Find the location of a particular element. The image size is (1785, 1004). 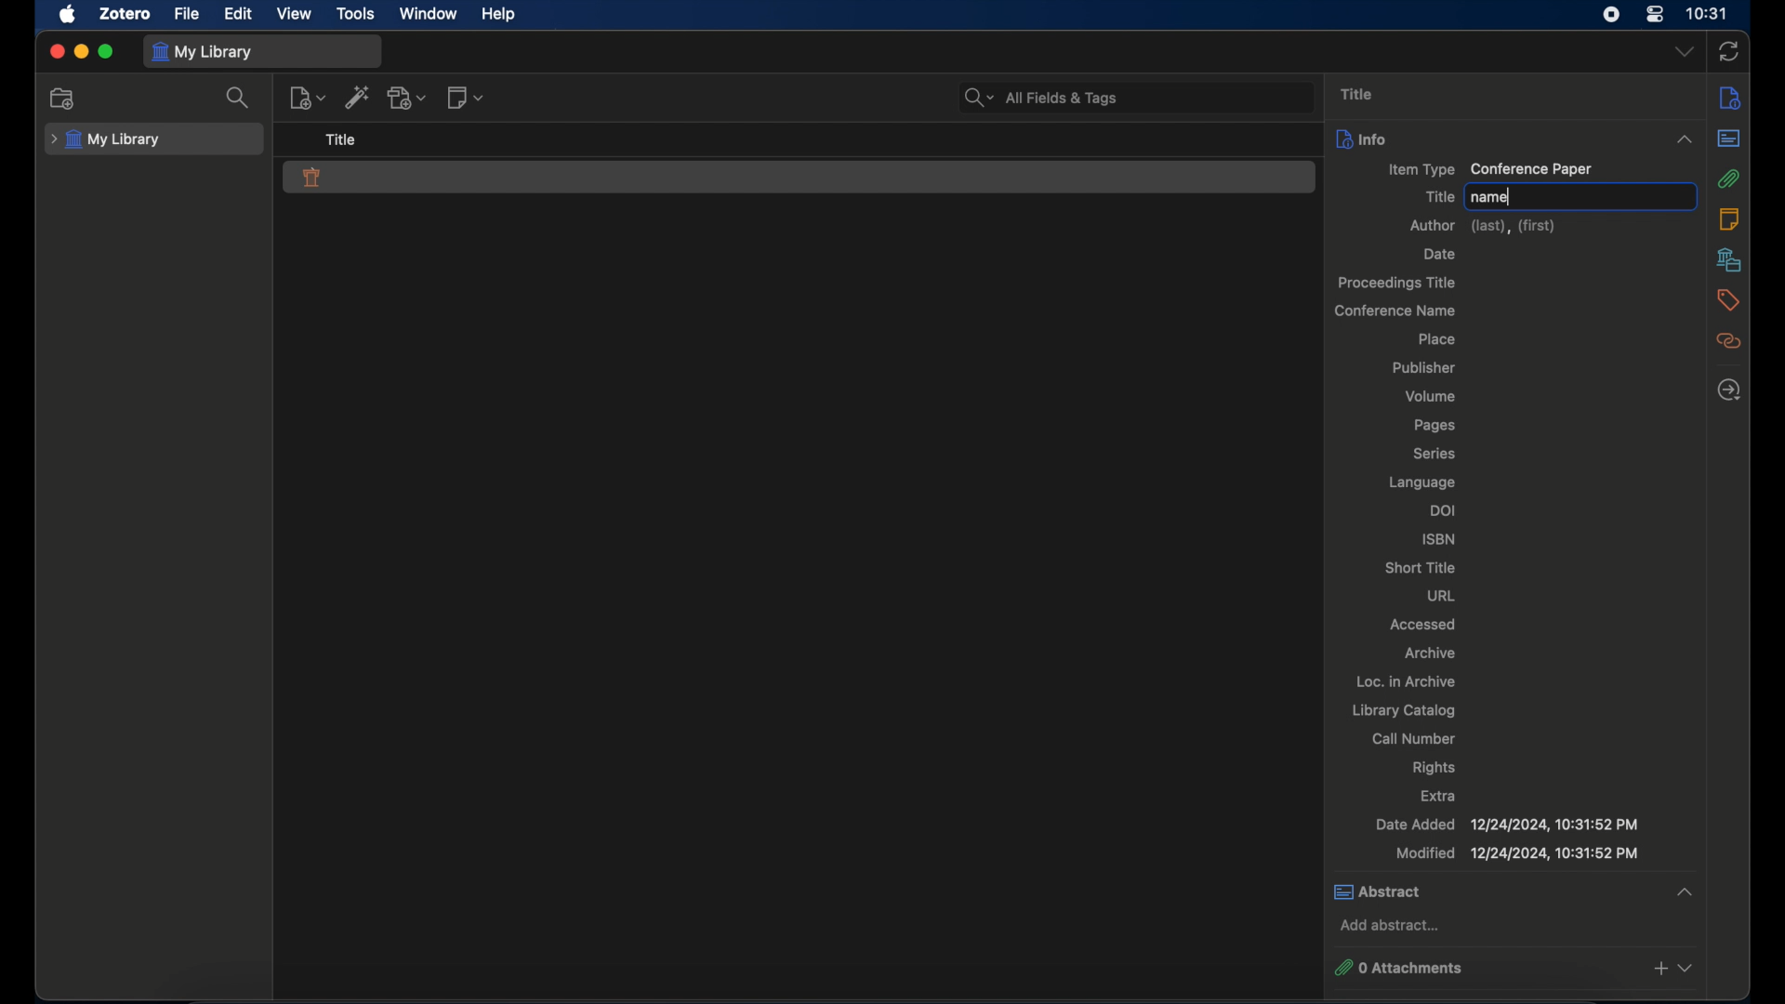

search is located at coordinates (238, 98).